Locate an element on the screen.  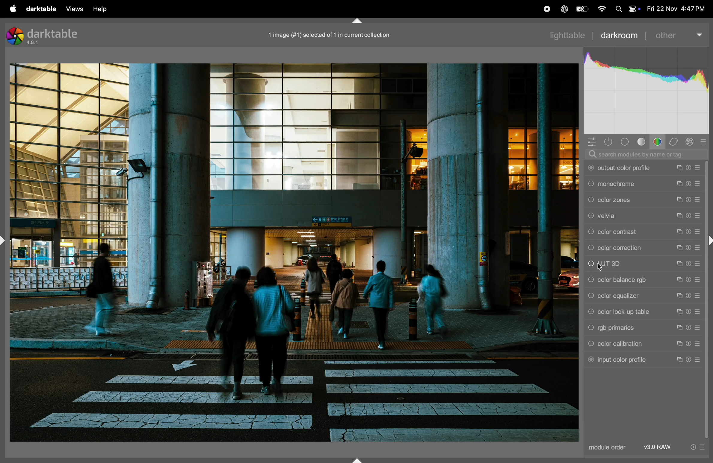
presets is located at coordinates (700, 247).